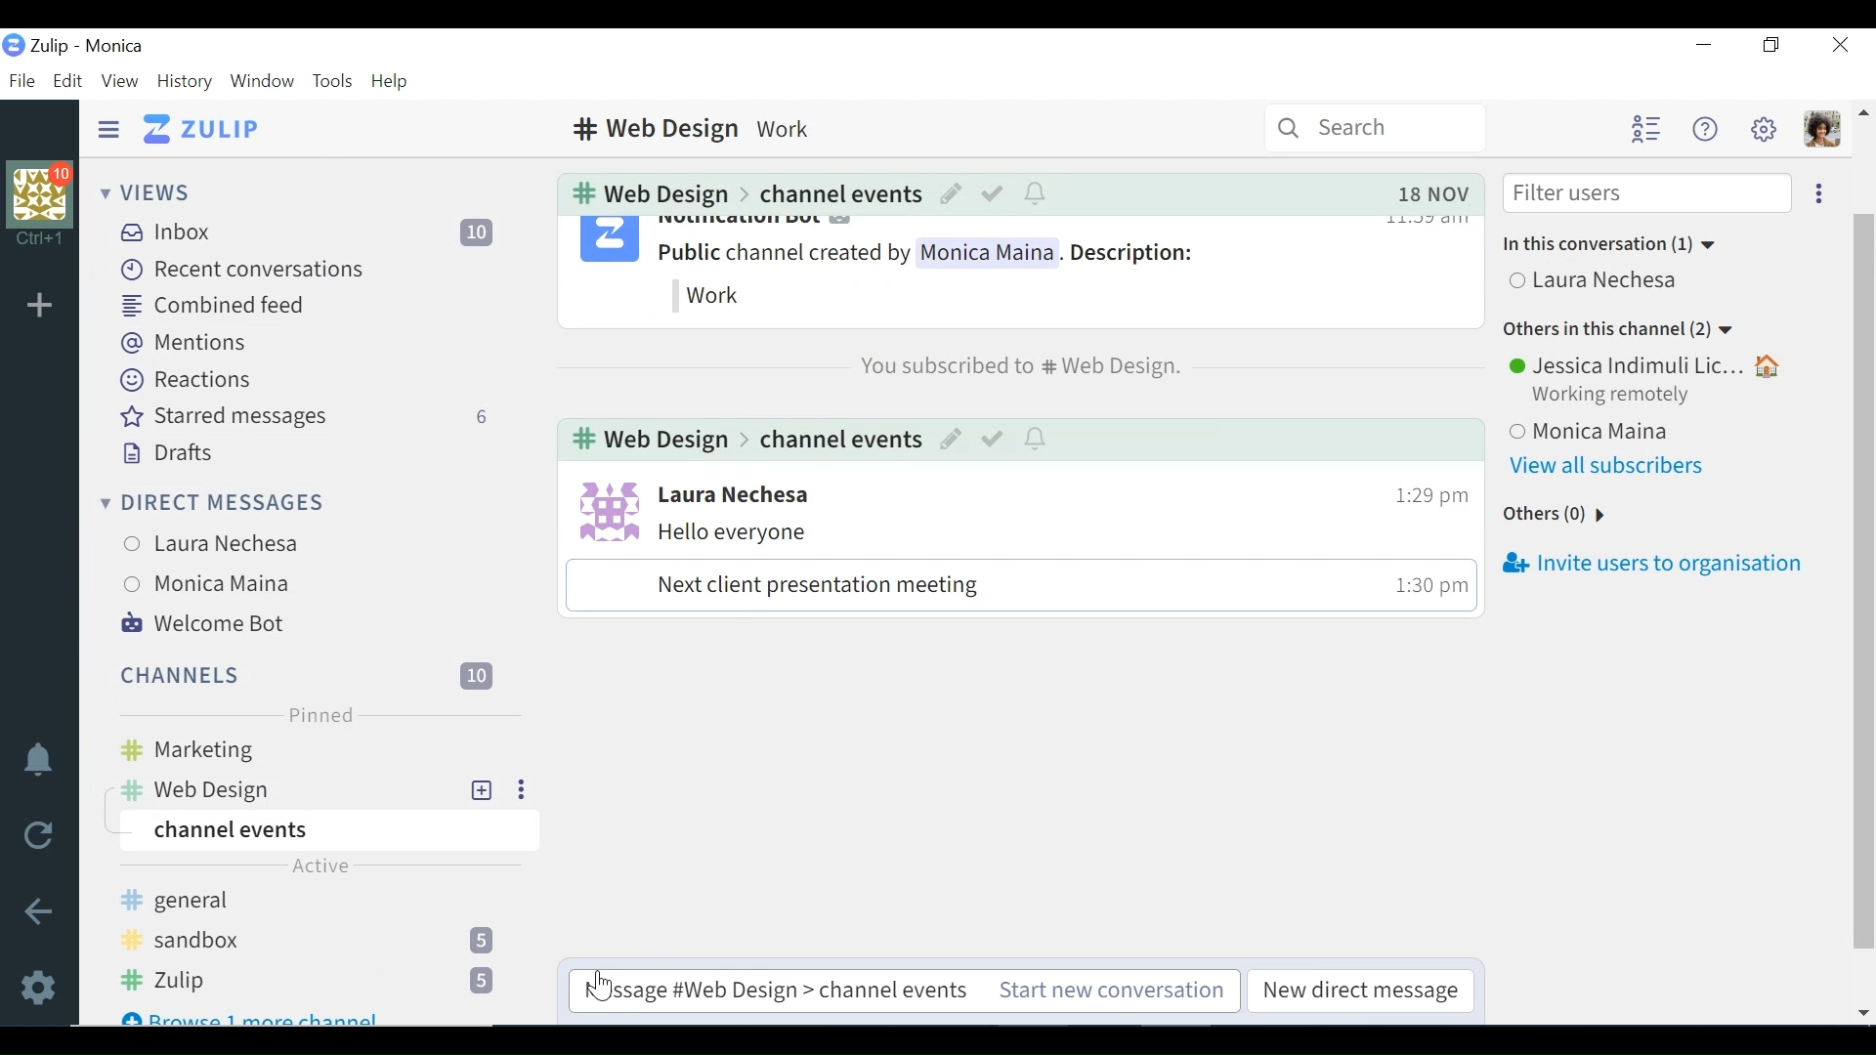 The height and width of the screenshot is (1055, 1876). What do you see at coordinates (837, 192) in the screenshot?
I see `Channel events` at bounding box center [837, 192].